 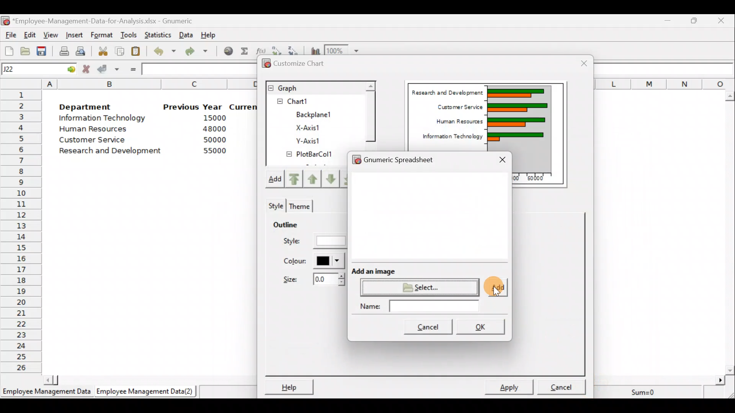 I want to click on Human Resources, so click(x=454, y=122).